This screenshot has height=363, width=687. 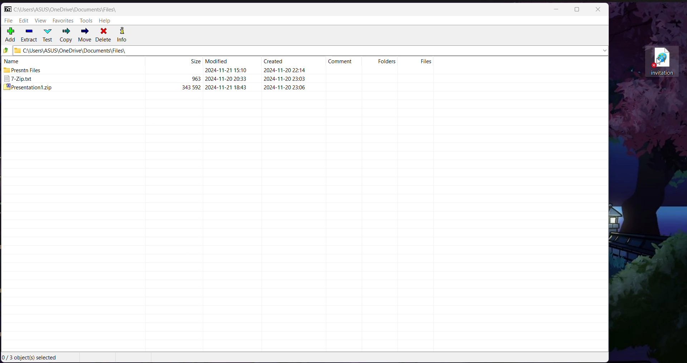 I want to click on Folders, so click(x=388, y=61).